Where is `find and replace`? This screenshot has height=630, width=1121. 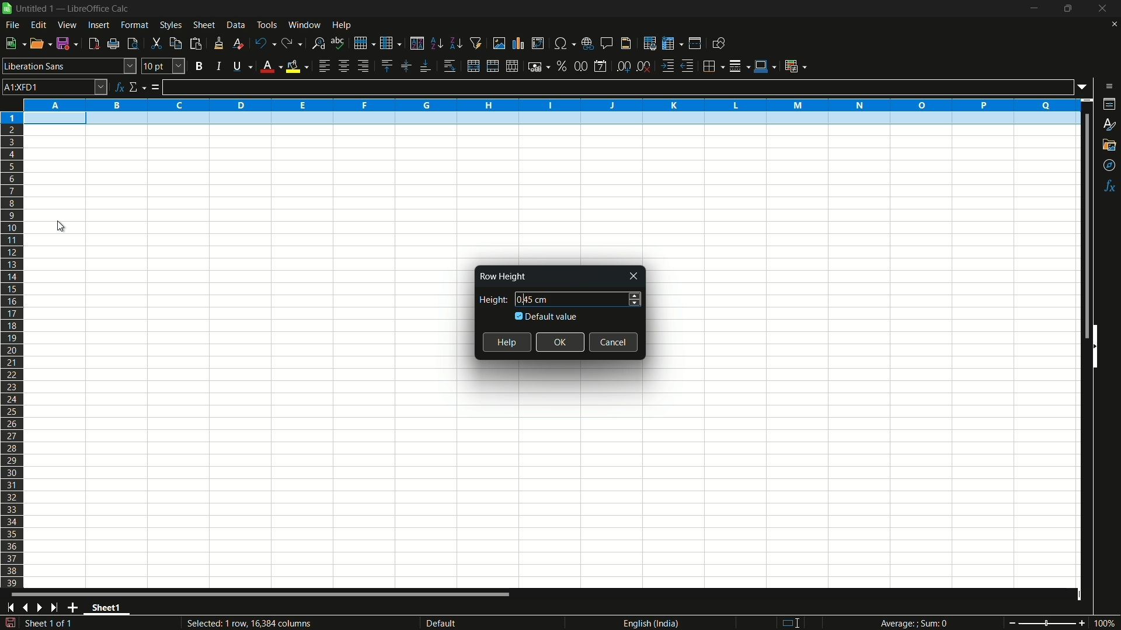
find and replace is located at coordinates (319, 43).